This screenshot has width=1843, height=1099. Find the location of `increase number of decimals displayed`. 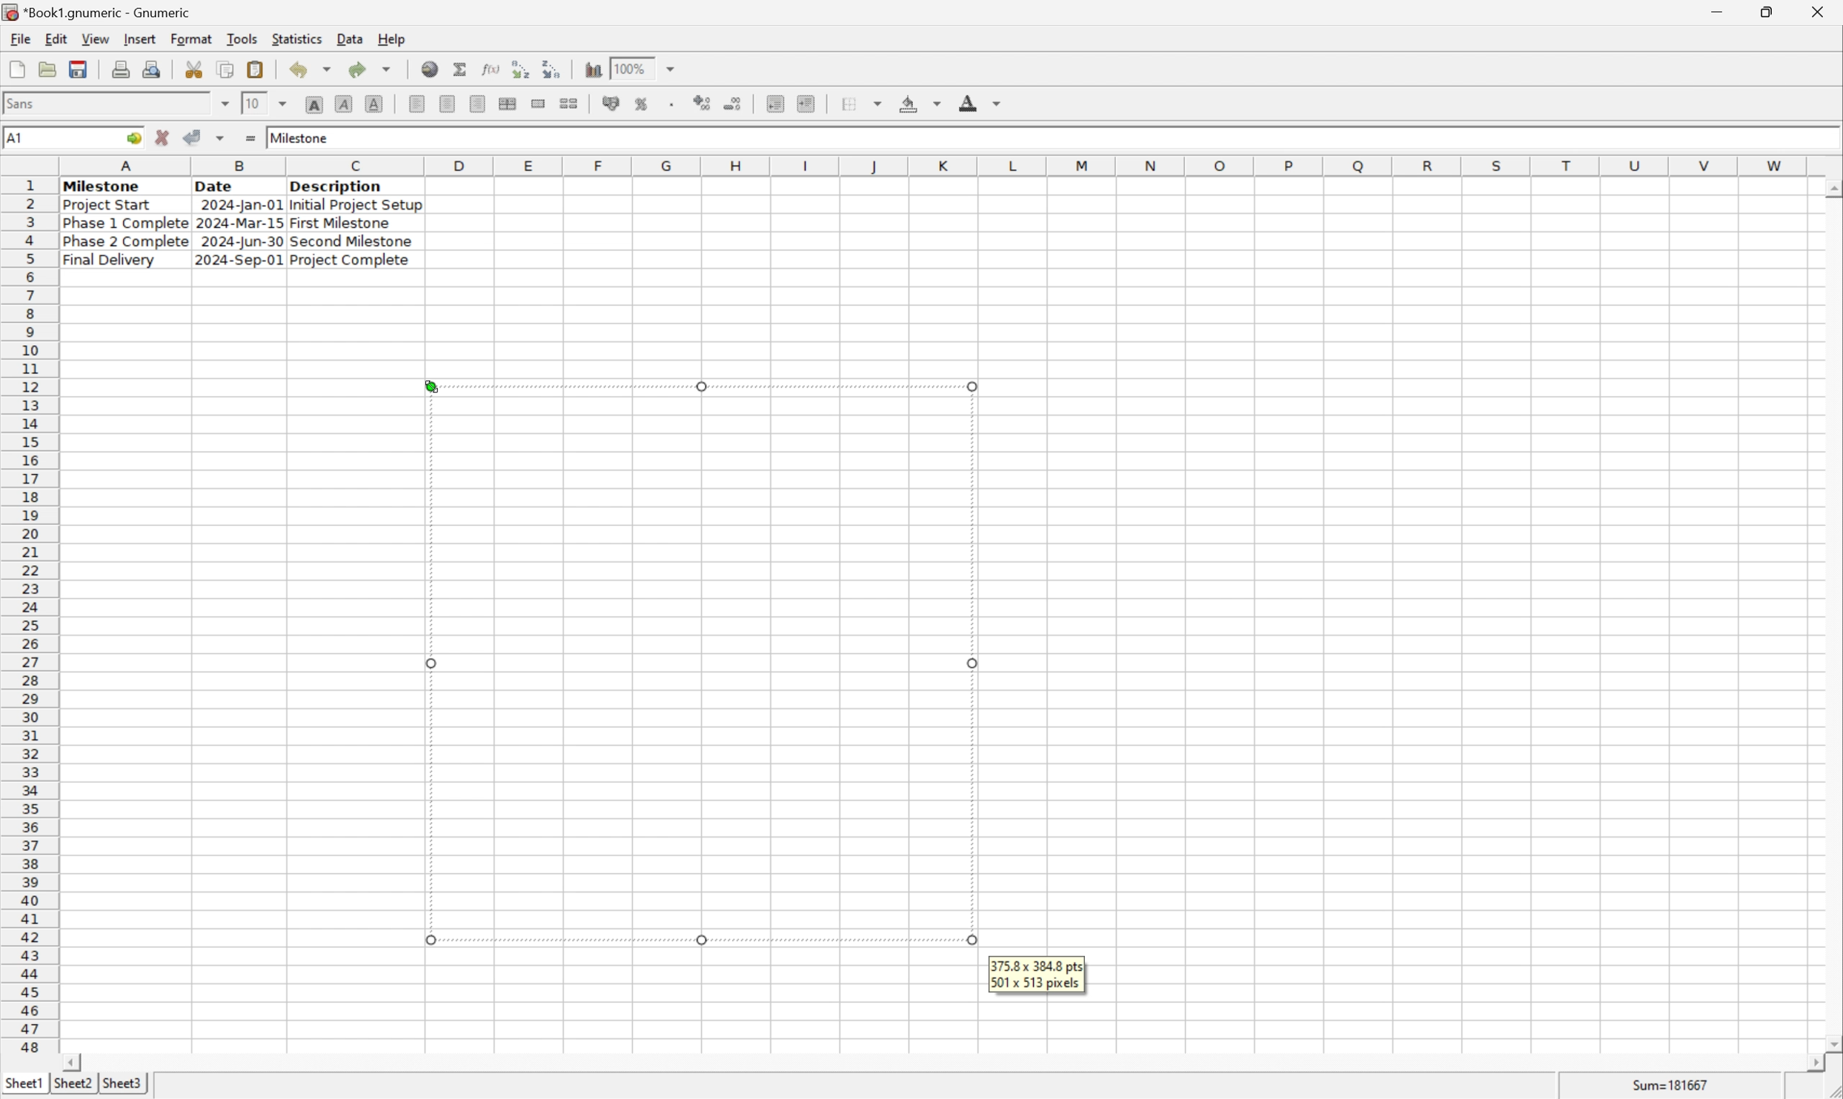

increase number of decimals displayed is located at coordinates (704, 104).